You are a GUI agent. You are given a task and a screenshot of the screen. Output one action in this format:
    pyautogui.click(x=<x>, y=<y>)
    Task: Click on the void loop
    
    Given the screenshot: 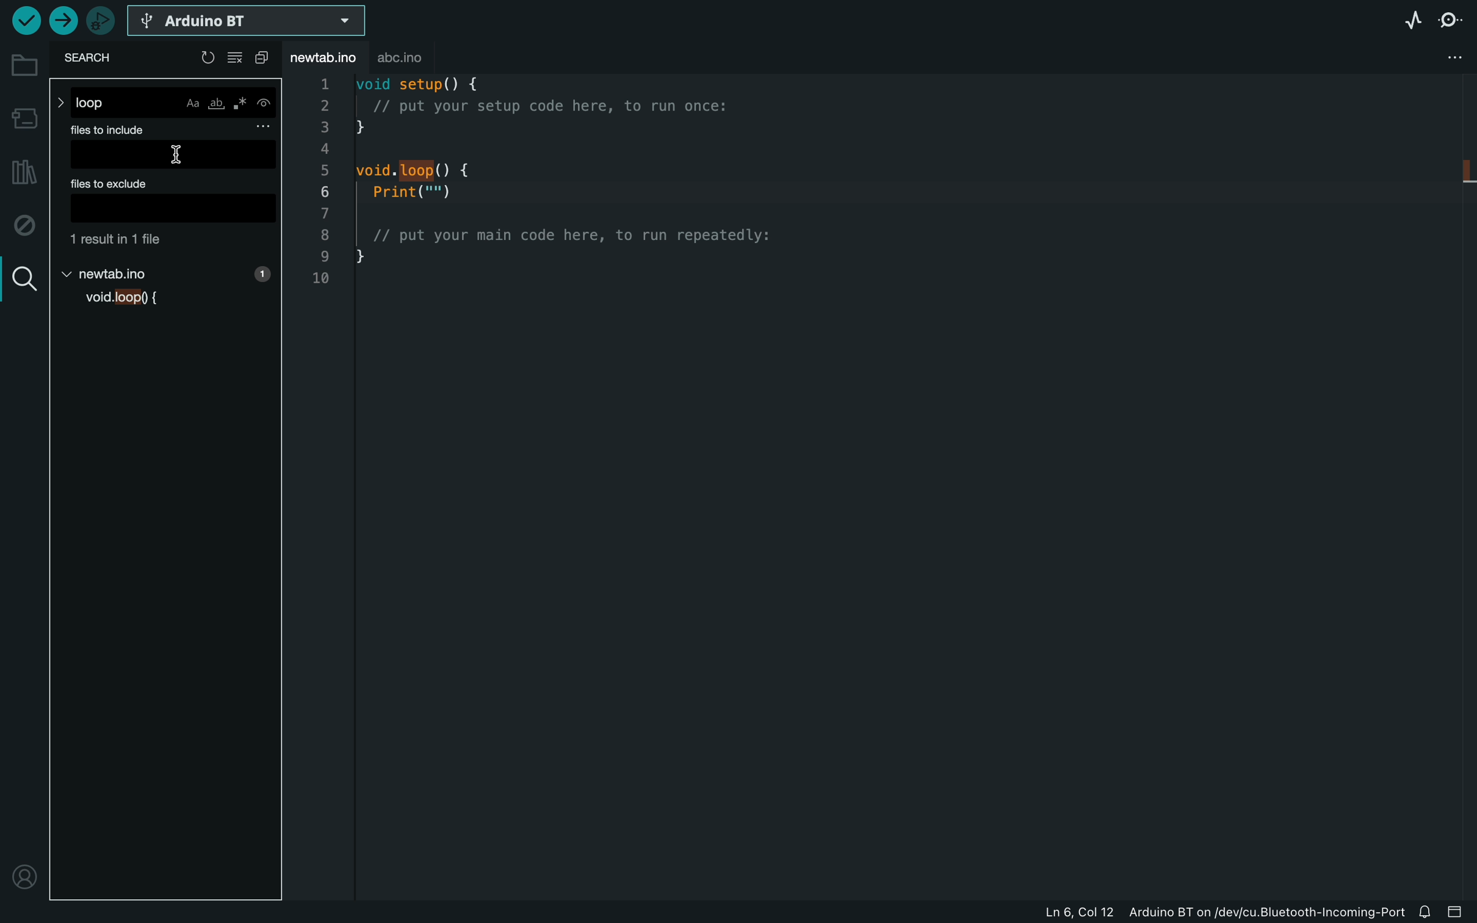 What is the action you would take?
    pyautogui.click(x=129, y=300)
    